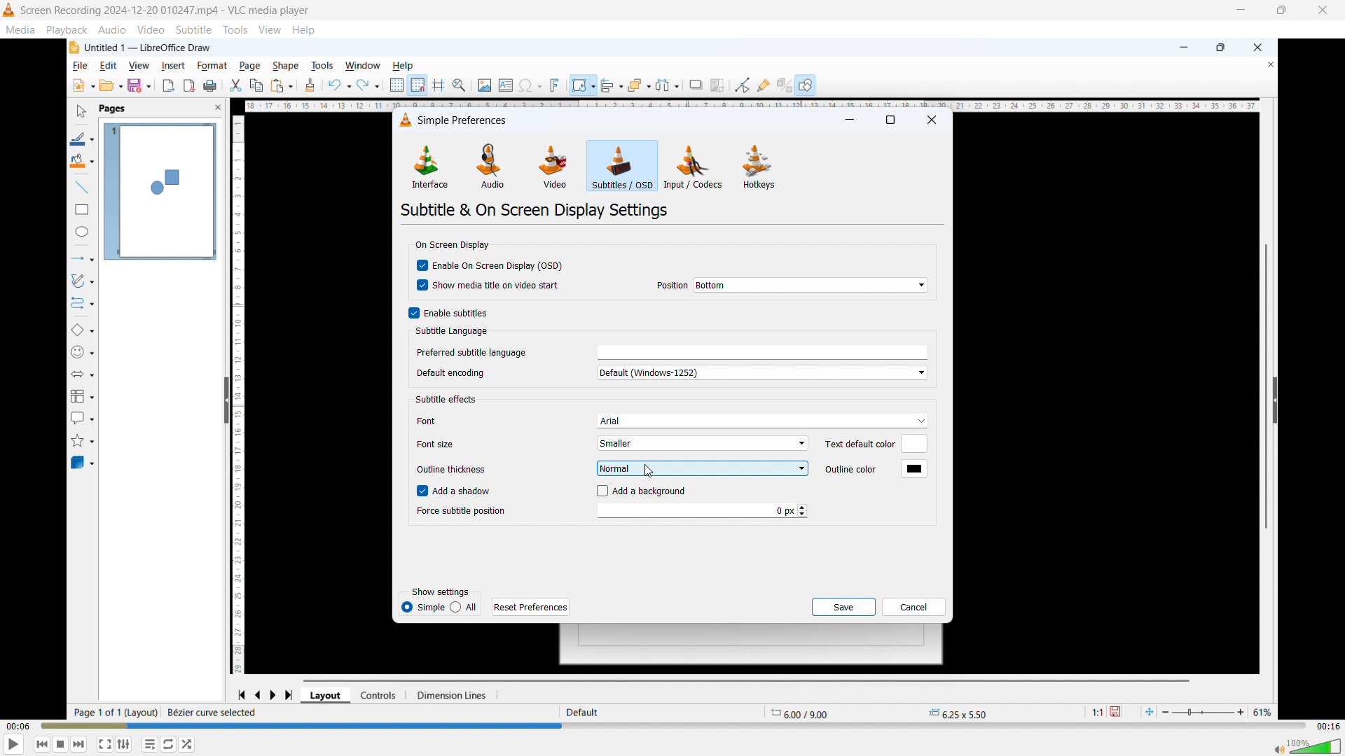 The height and width of the screenshot is (756, 1345). I want to click on Logo , so click(9, 10).